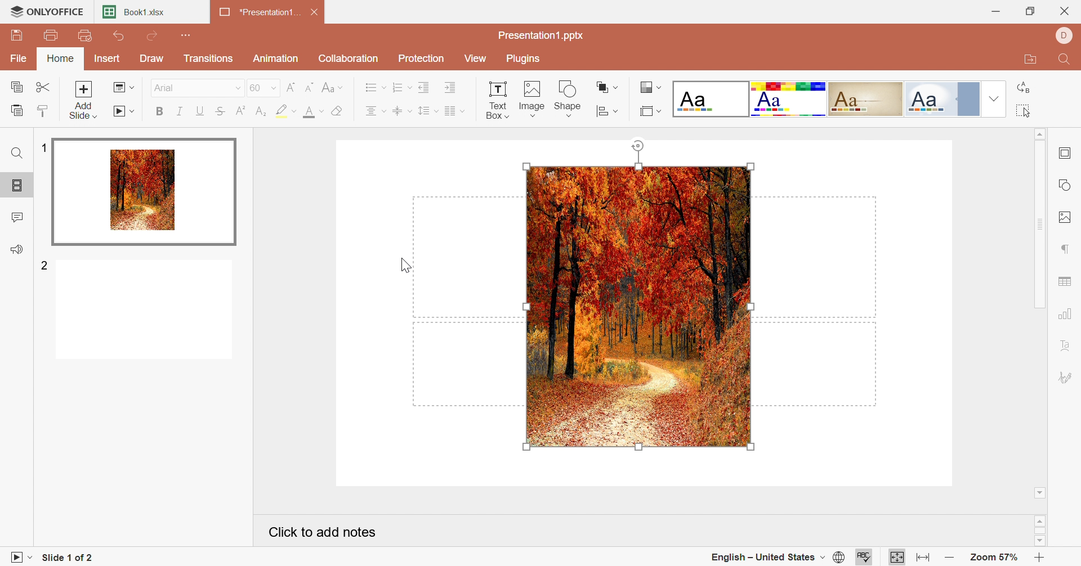 The width and height of the screenshot is (1081, 566). I want to click on Set document language, so click(841, 557).